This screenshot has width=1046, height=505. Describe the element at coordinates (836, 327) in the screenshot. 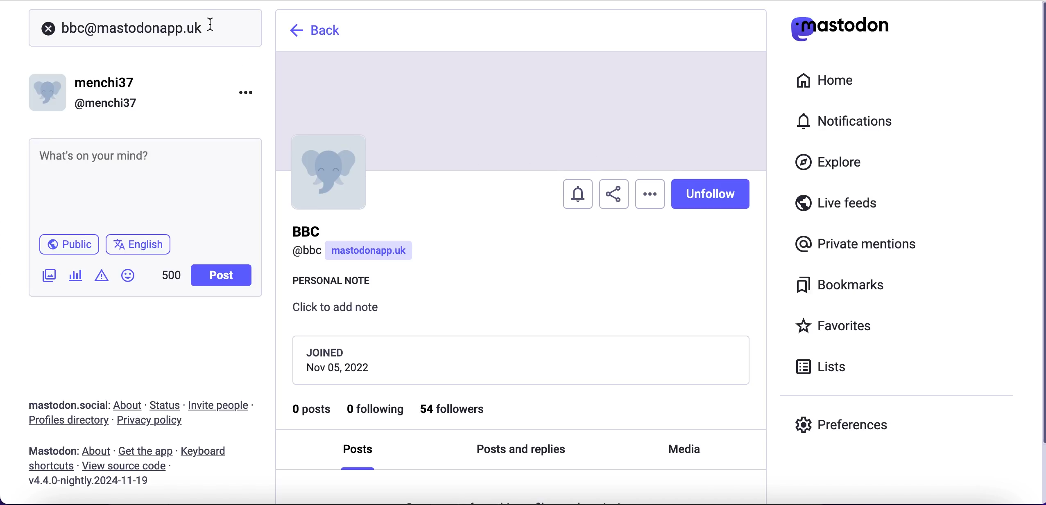

I see `favorites` at that location.